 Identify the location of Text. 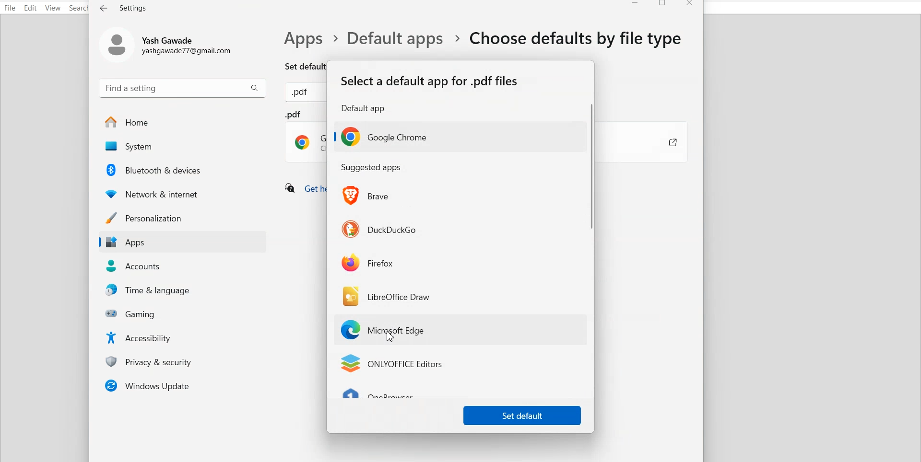
(371, 168).